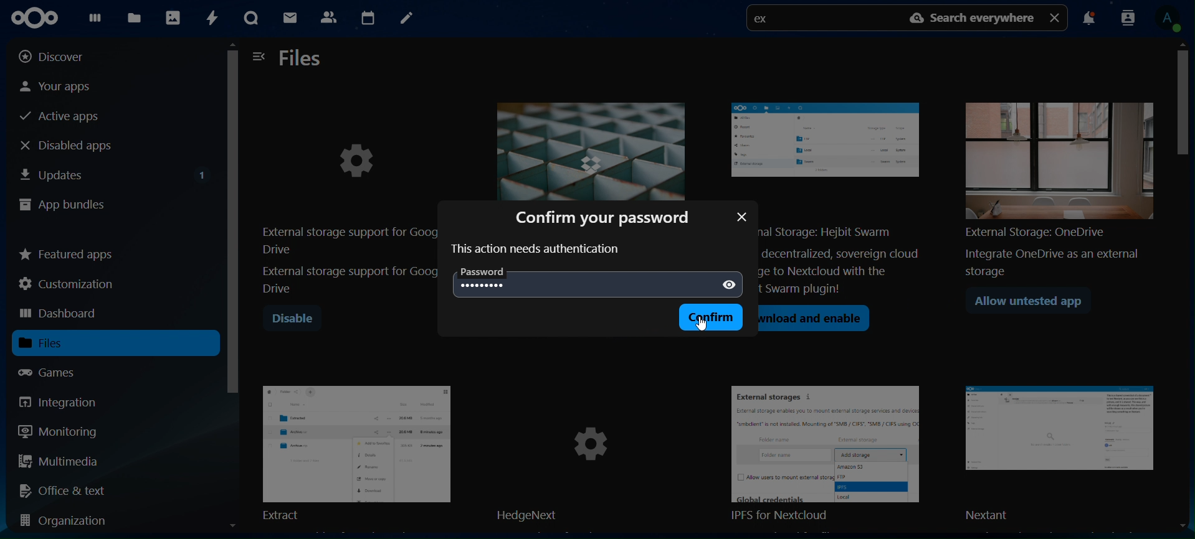  Describe the element at coordinates (57, 343) in the screenshot. I see `files` at that location.